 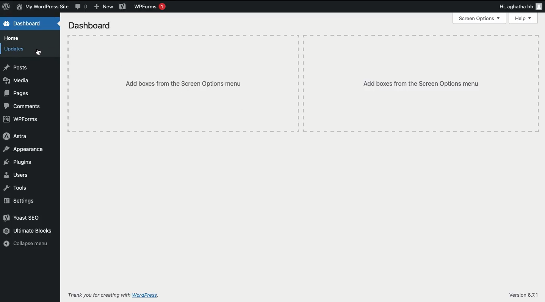 I want to click on Dashboard, so click(x=90, y=25).